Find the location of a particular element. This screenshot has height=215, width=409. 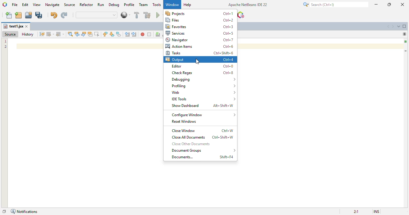

close is located at coordinates (27, 27).